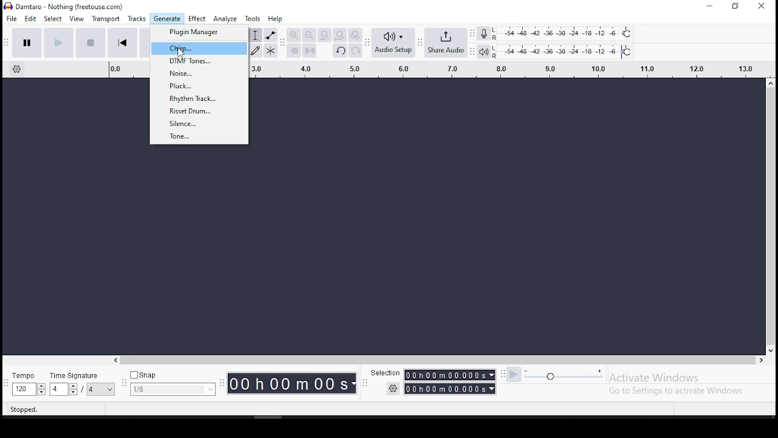  Describe the element at coordinates (122, 384) in the screenshot. I see `show menus` at that location.